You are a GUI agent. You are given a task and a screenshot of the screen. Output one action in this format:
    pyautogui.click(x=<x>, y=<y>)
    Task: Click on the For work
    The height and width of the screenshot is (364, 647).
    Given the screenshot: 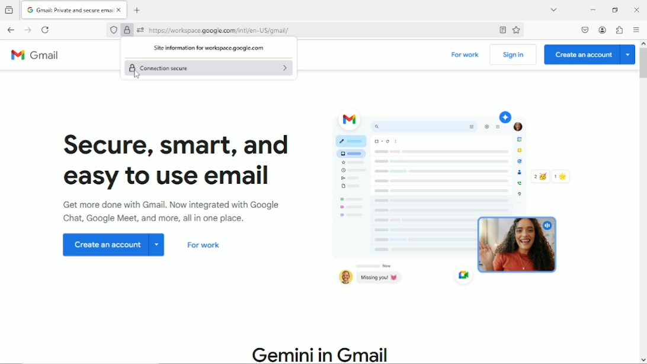 What is the action you would take?
    pyautogui.click(x=200, y=244)
    